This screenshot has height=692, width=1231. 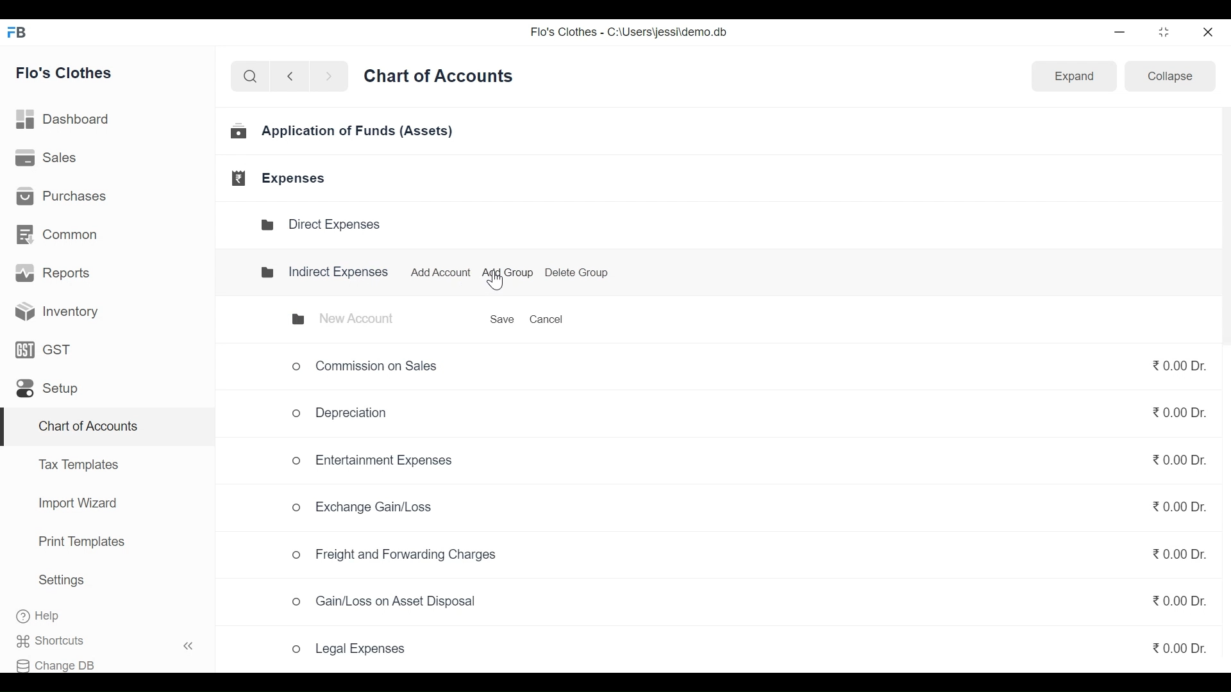 What do you see at coordinates (47, 159) in the screenshot?
I see `Sales` at bounding box center [47, 159].